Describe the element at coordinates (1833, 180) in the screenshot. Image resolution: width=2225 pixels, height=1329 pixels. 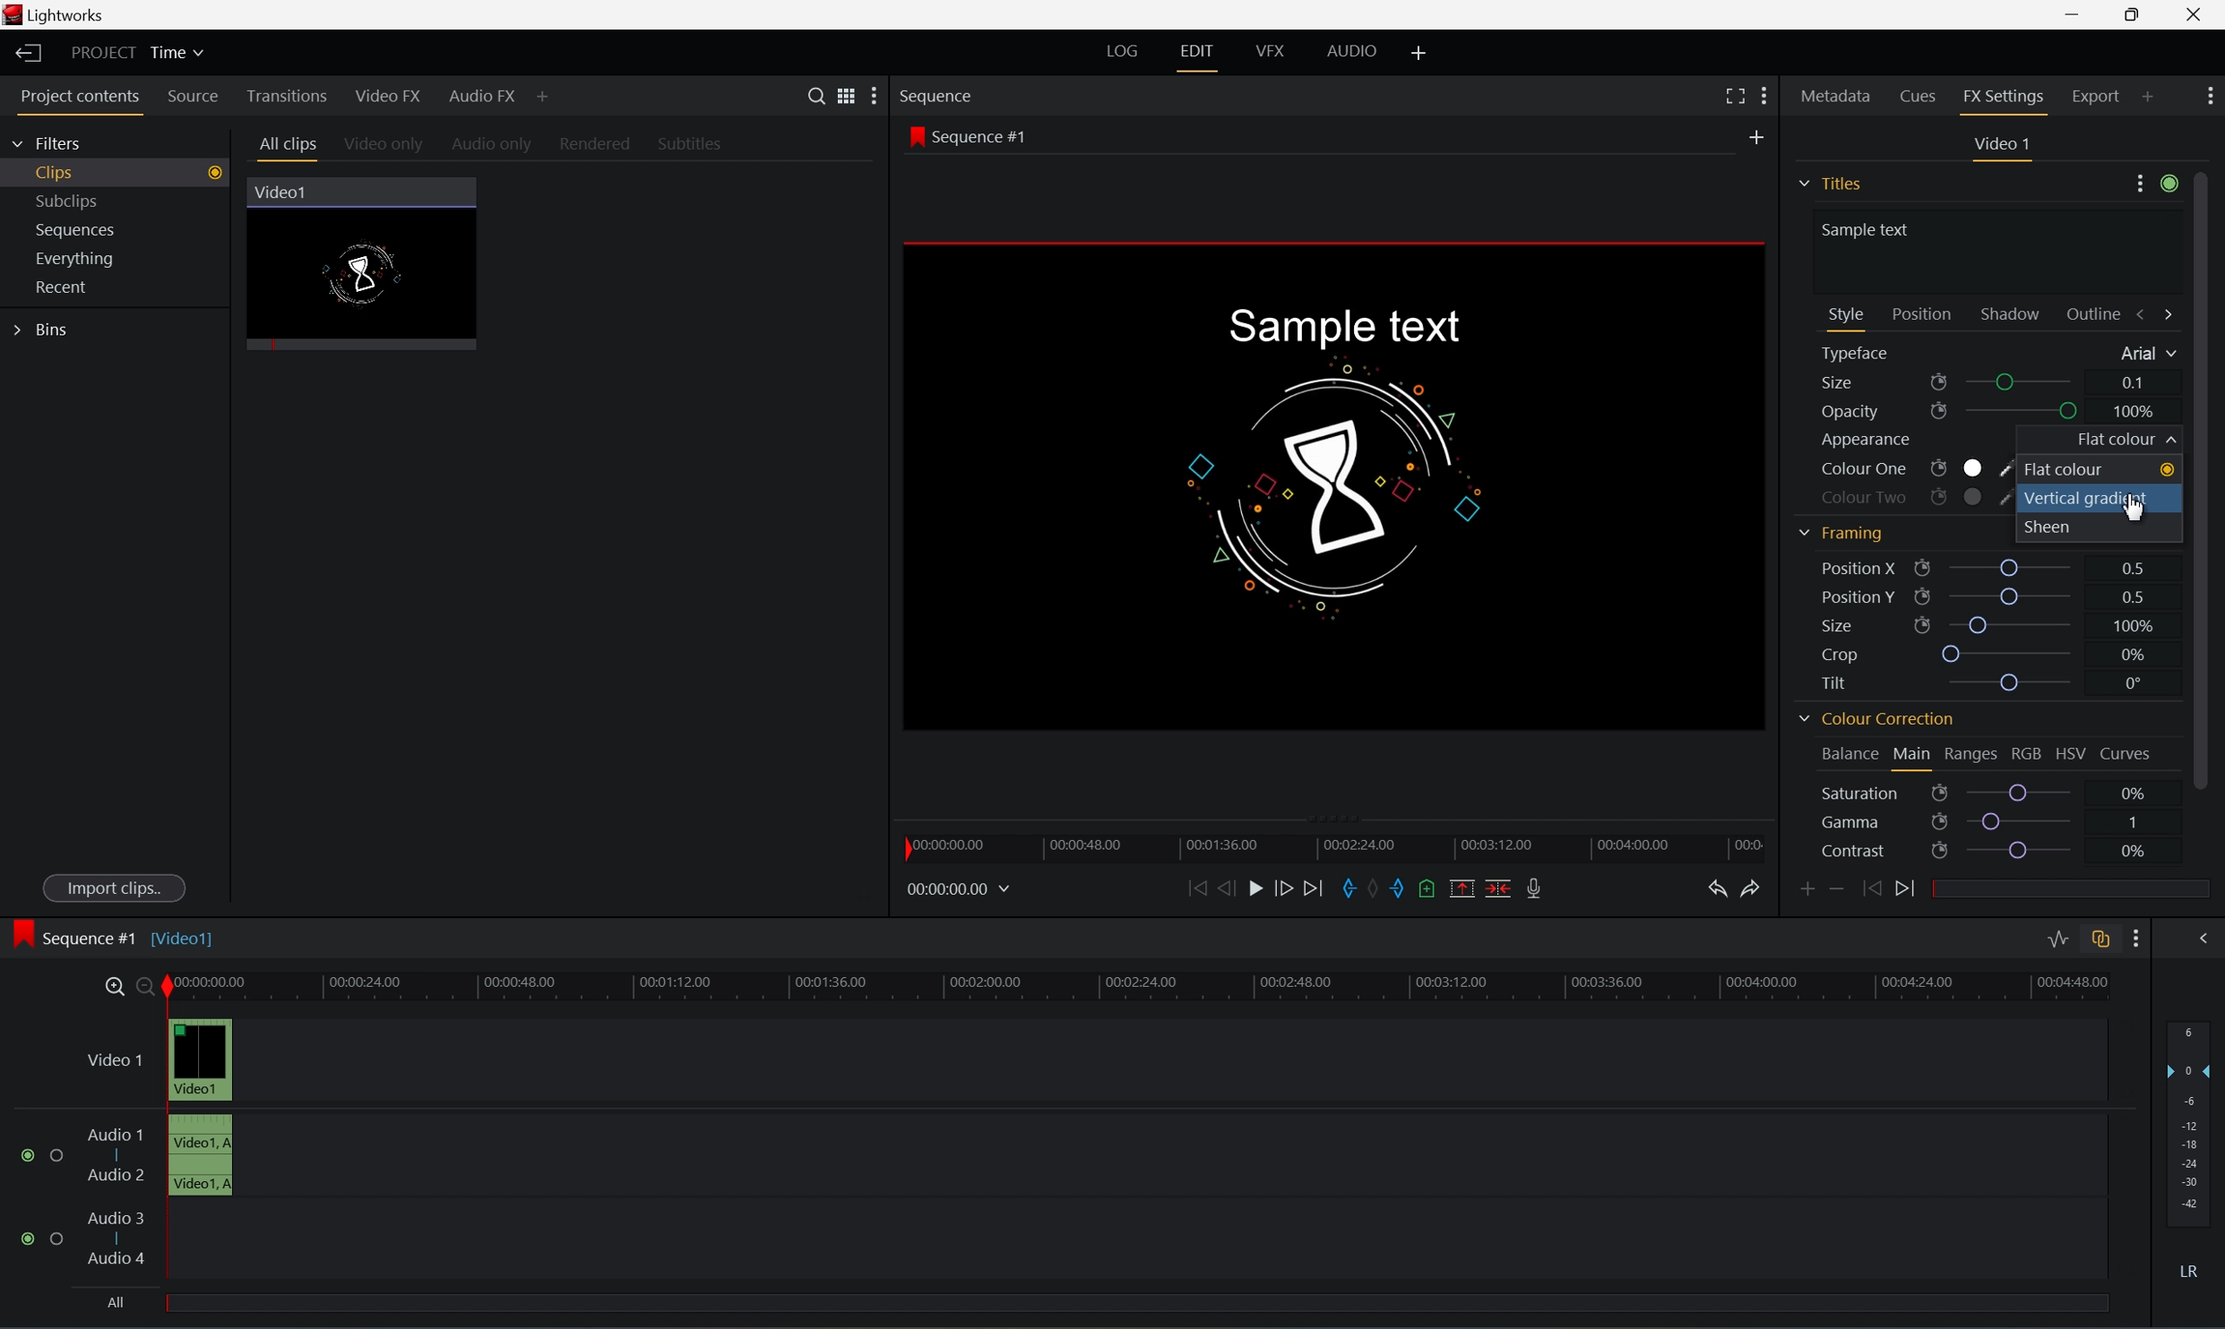
I see `Files` at that location.